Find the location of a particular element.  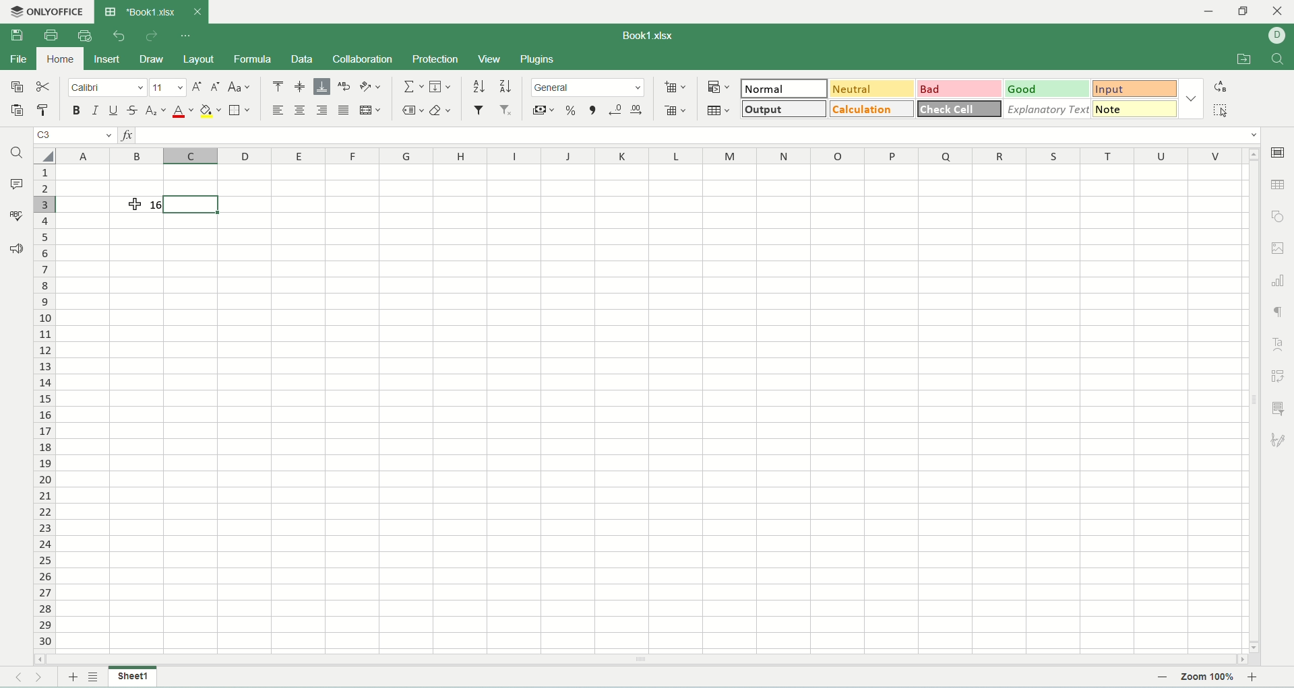

increase decimal is located at coordinates (638, 110).